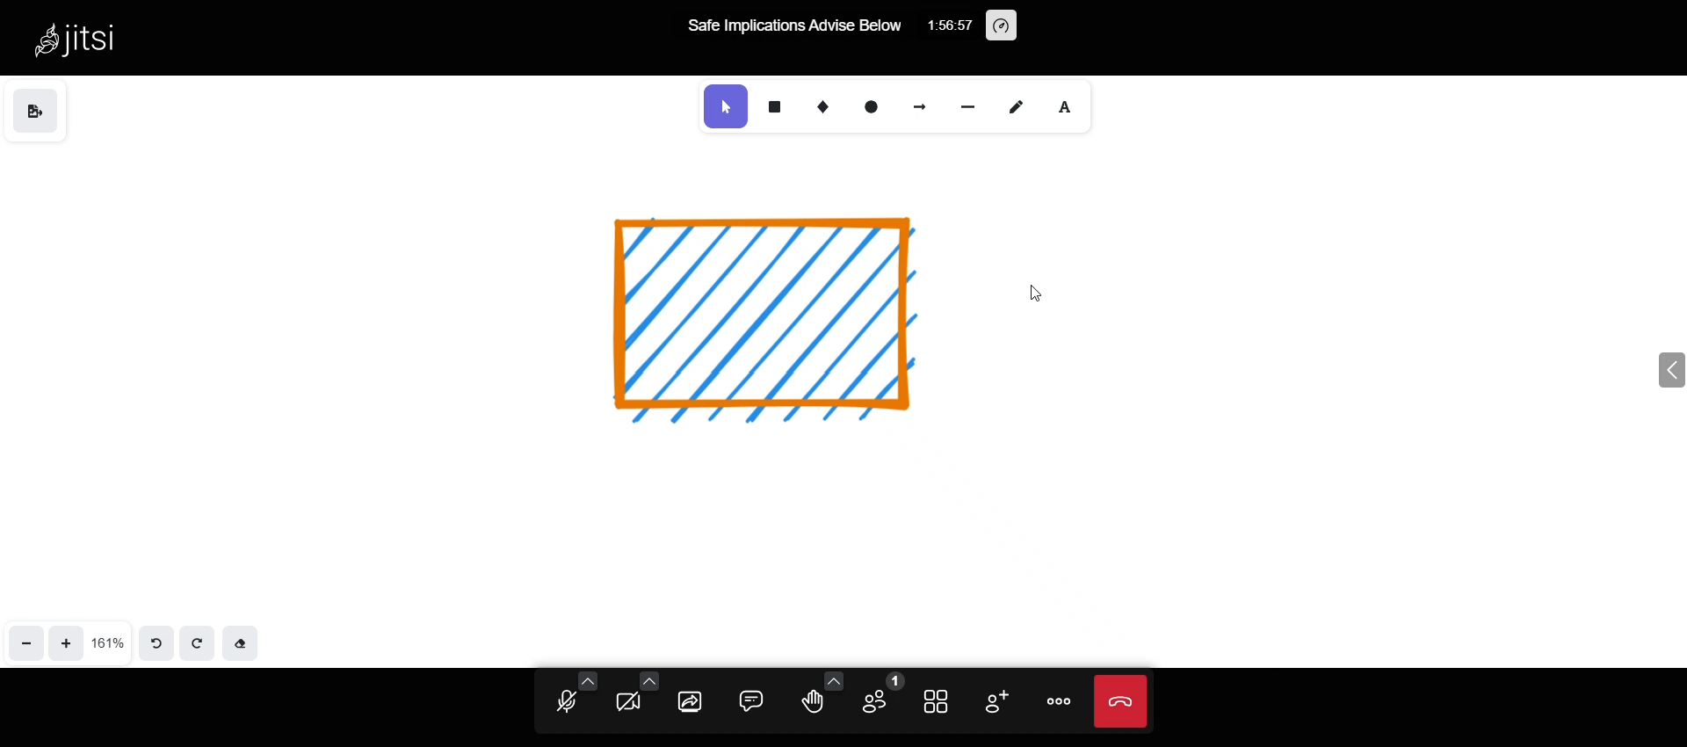 Image resolution: width=1687 pixels, height=747 pixels. Describe the element at coordinates (1633, 367) in the screenshot. I see `expand` at that location.